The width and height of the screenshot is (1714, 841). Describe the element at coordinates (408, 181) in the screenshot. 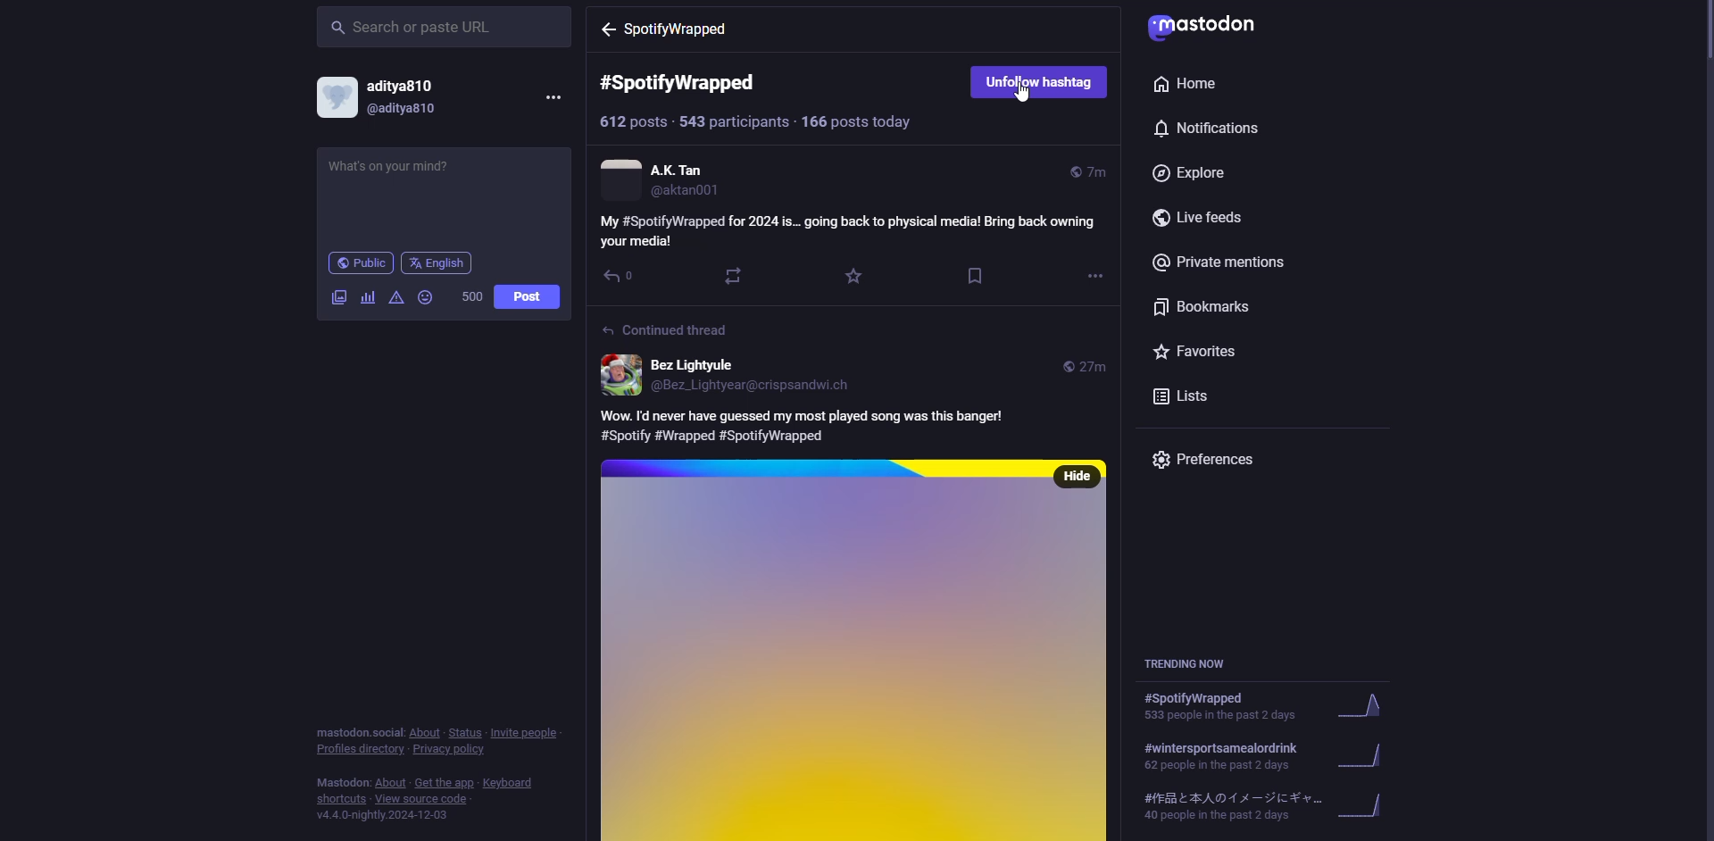

I see `write` at that location.